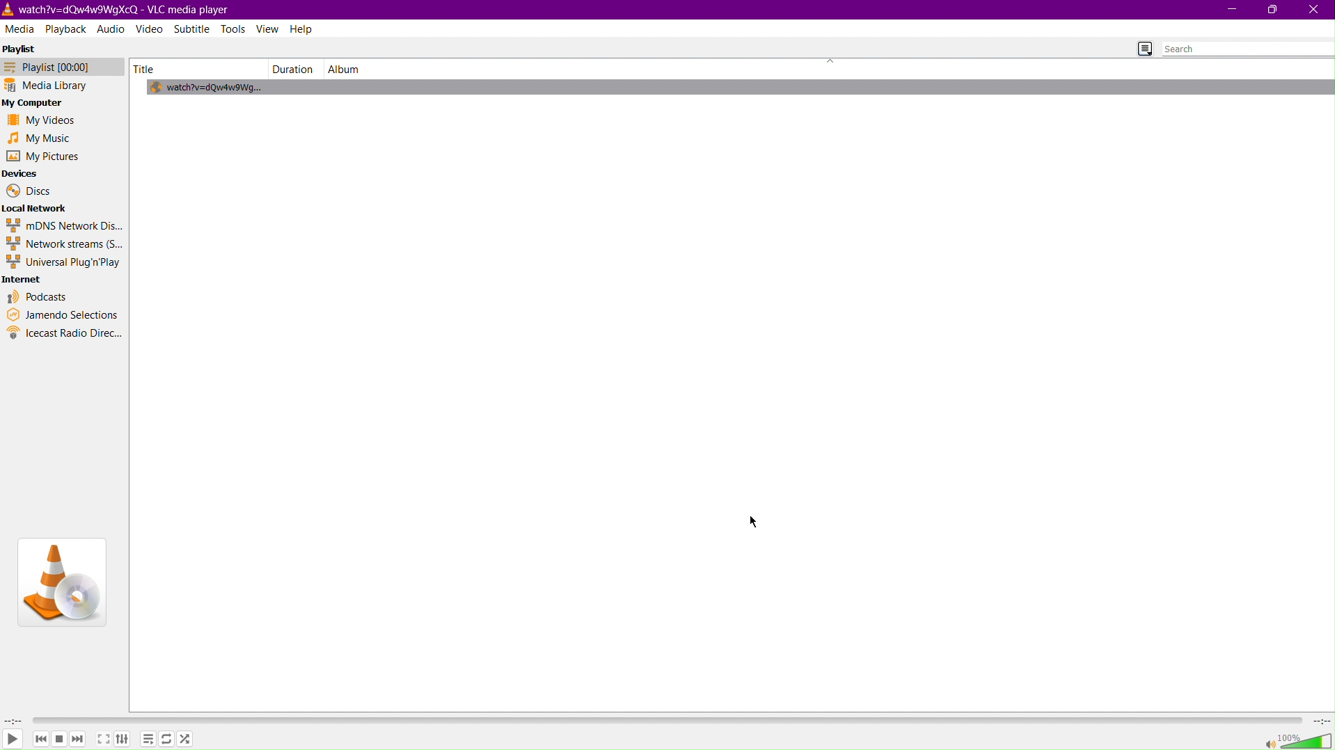  What do you see at coordinates (111, 27) in the screenshot?
I see `Audio` at bounding box center [111, 27].